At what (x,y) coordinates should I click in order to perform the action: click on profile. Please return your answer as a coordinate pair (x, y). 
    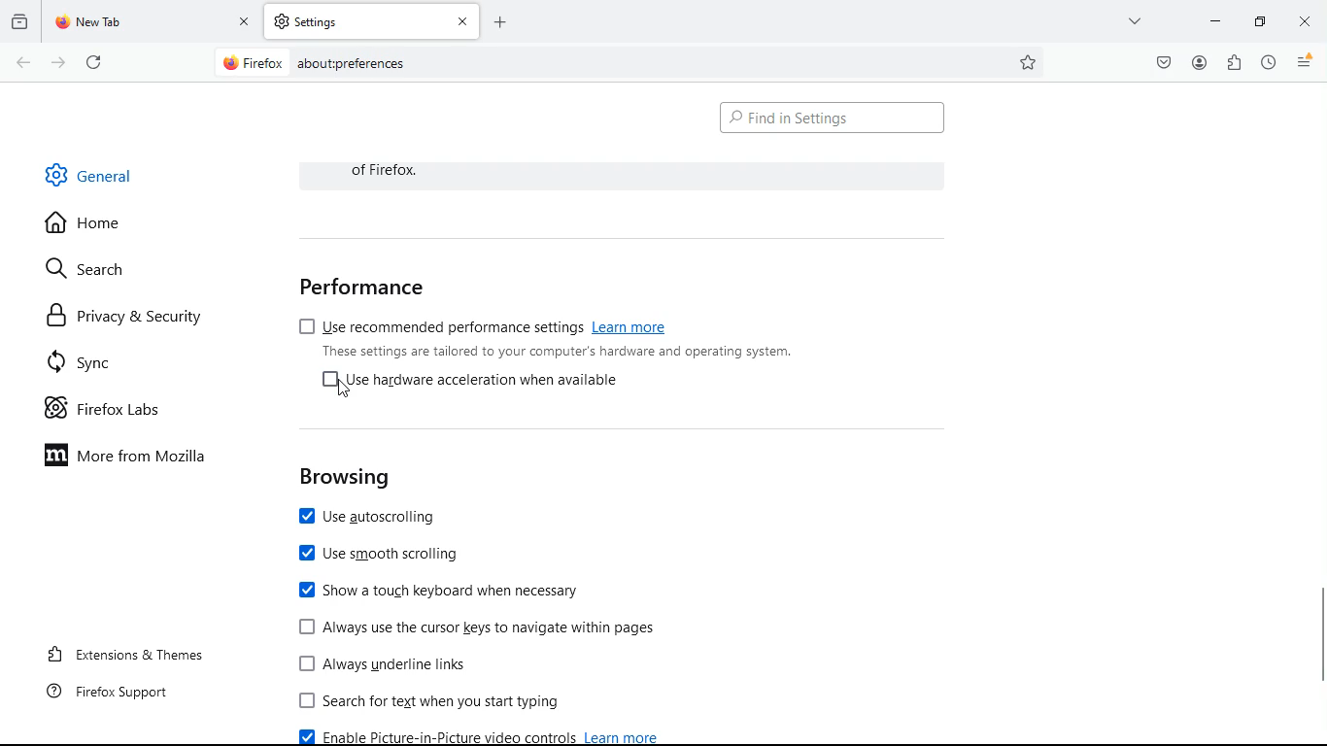
    Looking at the image, I should click on (1199, 62).